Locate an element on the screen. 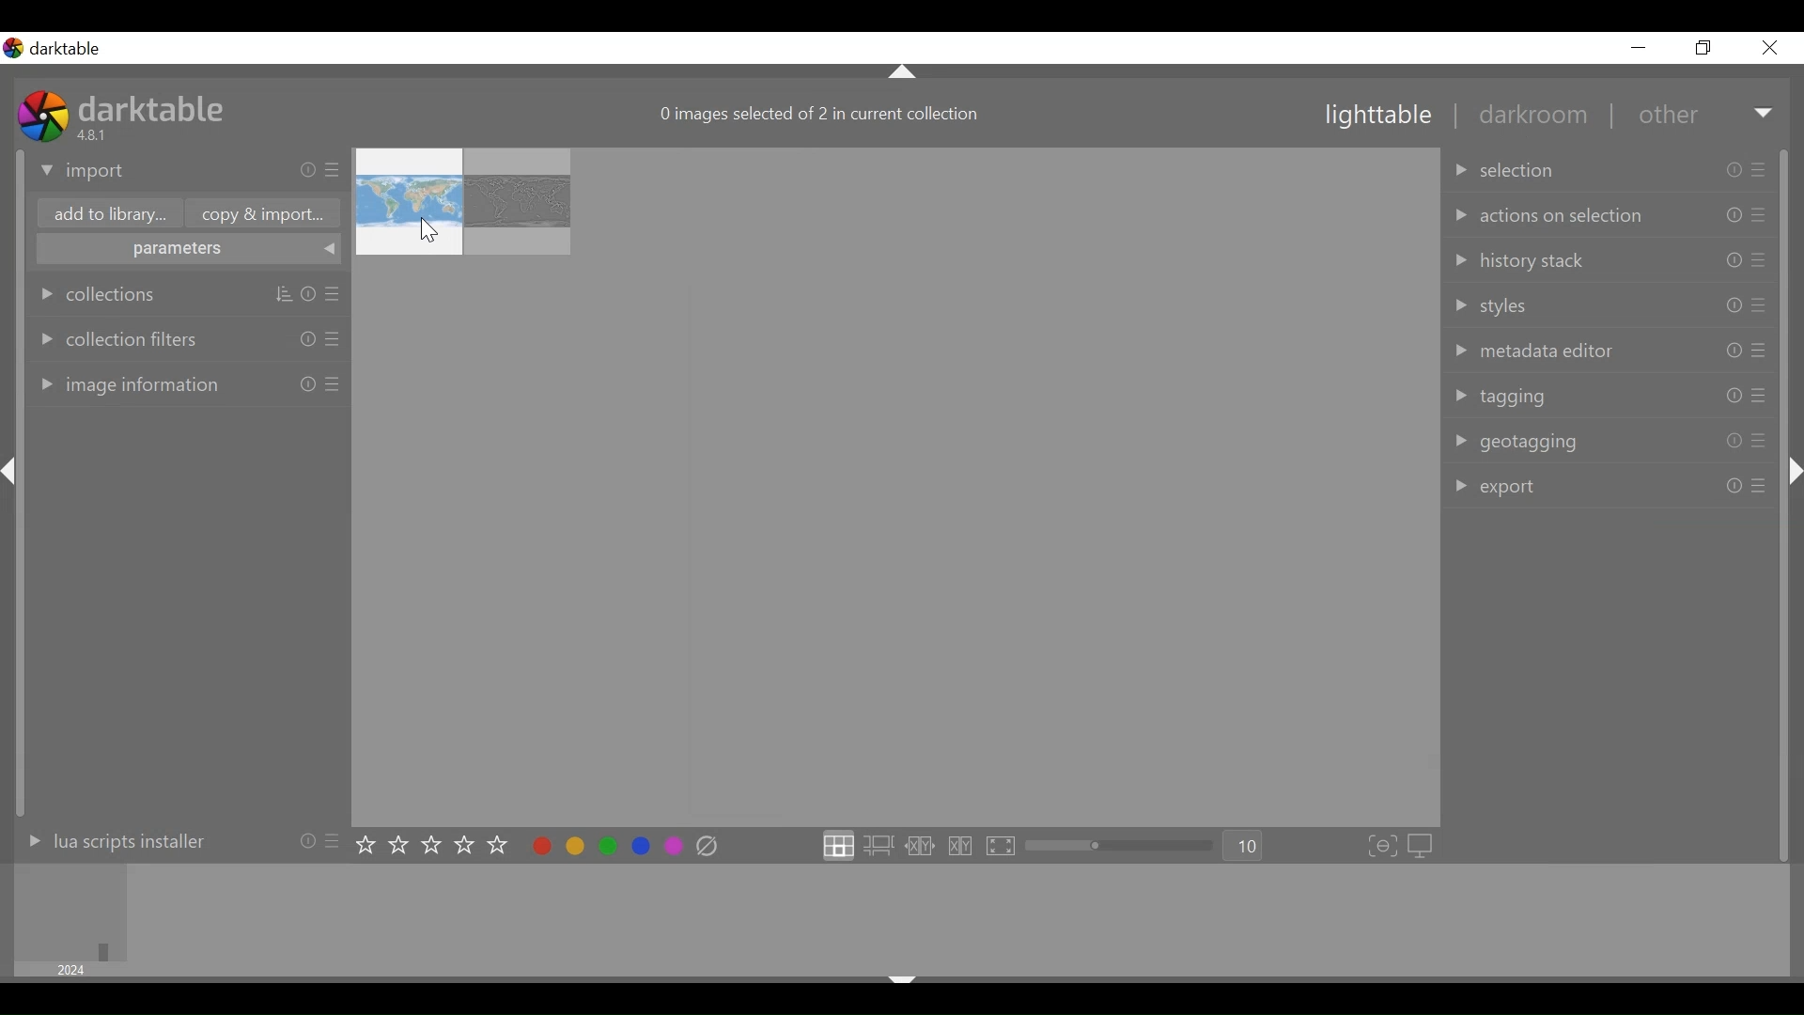 This screenshot has height=1015, width=1804. Collapse  is located at coordinates (904, 976).